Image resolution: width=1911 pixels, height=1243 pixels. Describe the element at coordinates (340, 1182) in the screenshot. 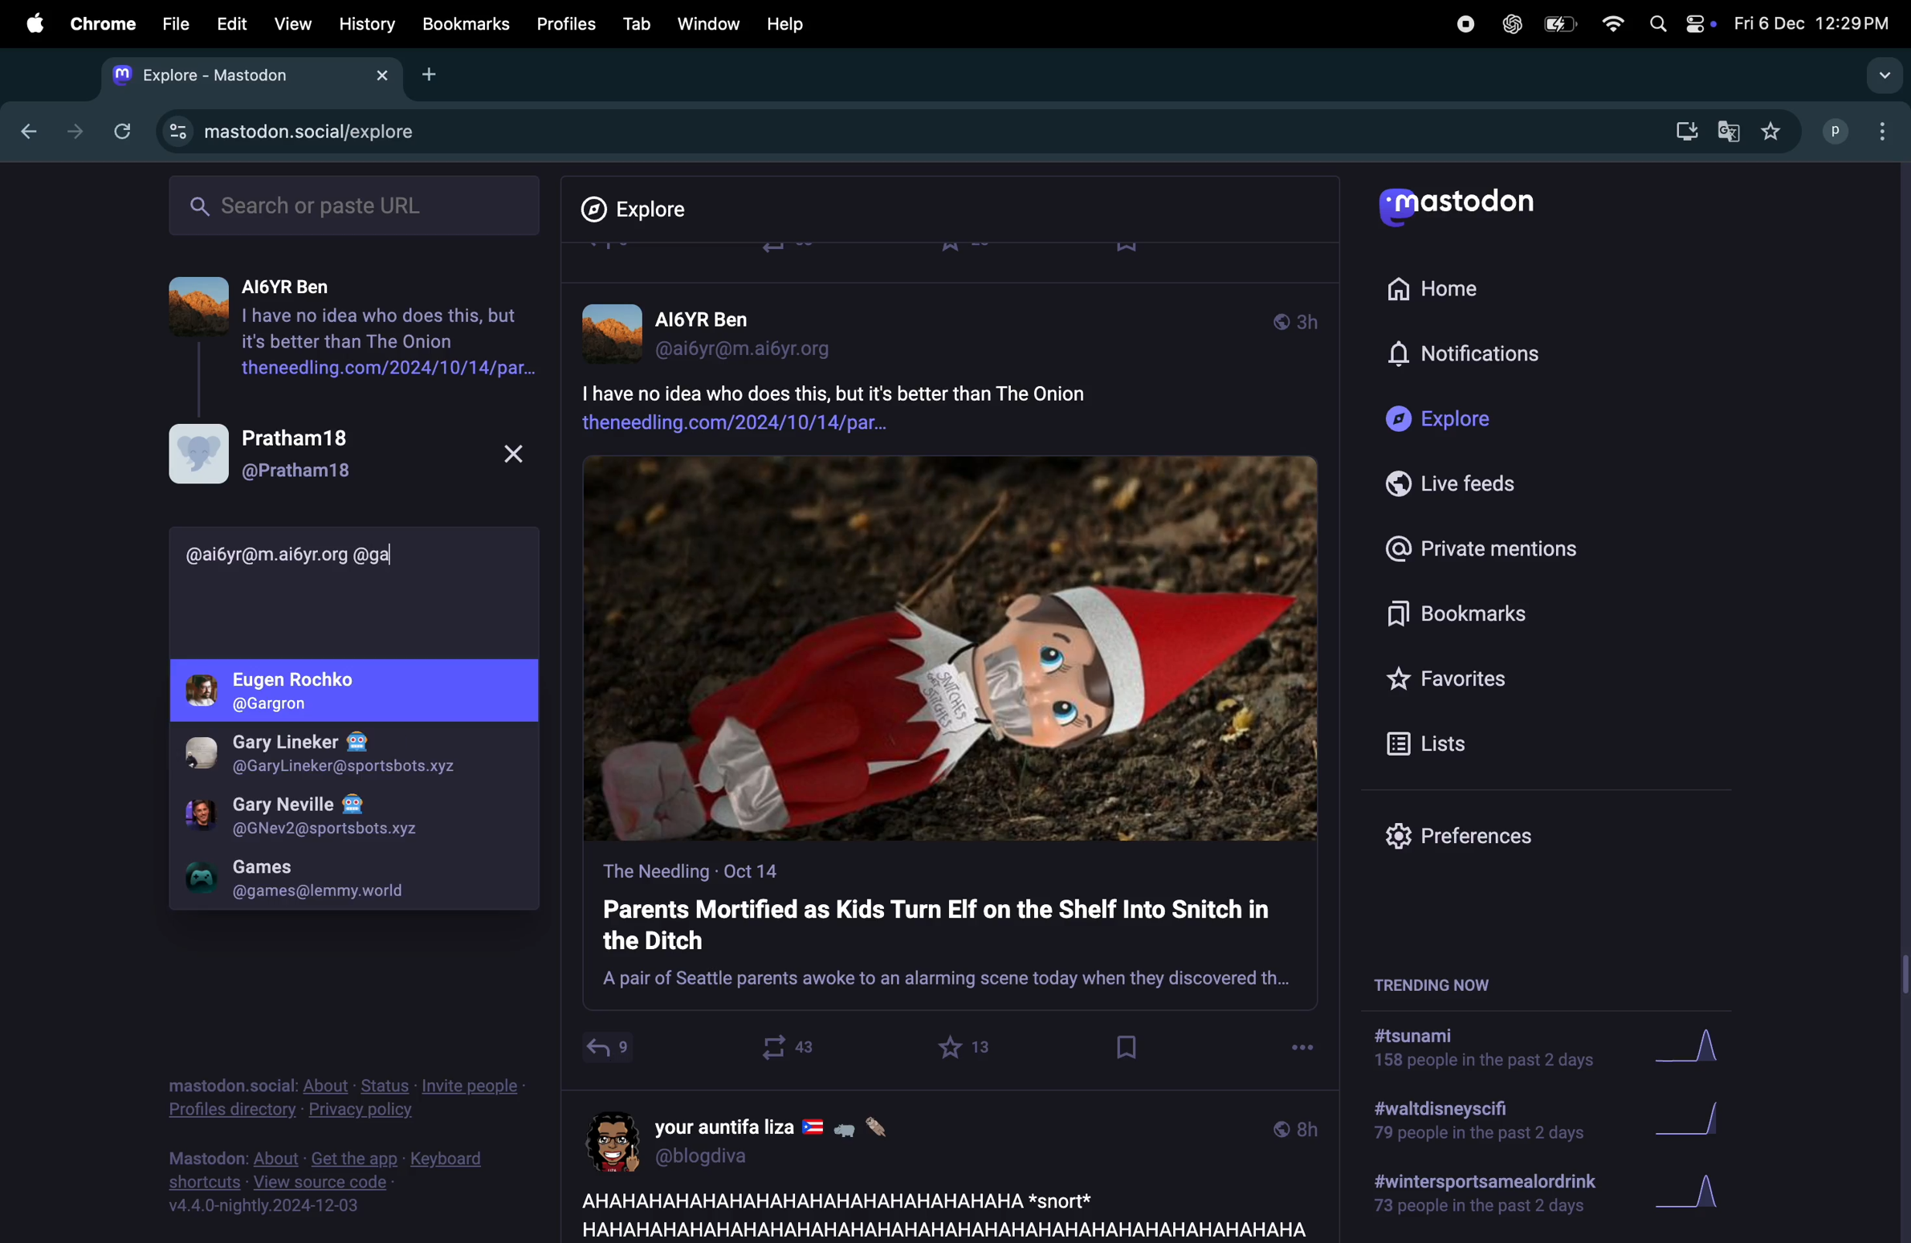

I see `view source code` at that location.